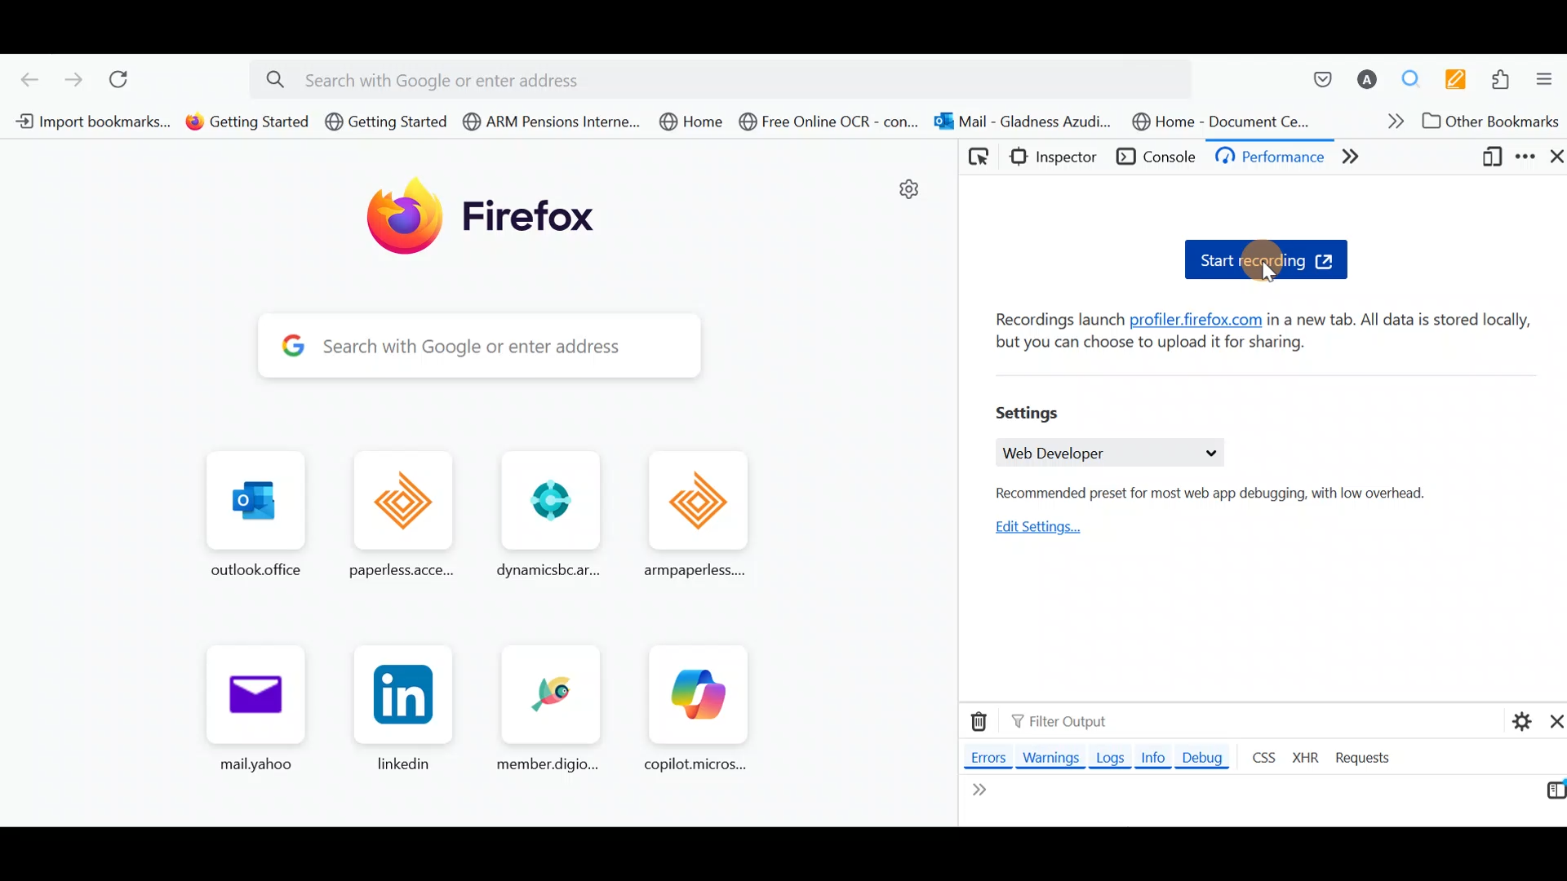 The height and width of the screenshot is (881, 1567). I want to click on Line editor, so click(1071, 804).